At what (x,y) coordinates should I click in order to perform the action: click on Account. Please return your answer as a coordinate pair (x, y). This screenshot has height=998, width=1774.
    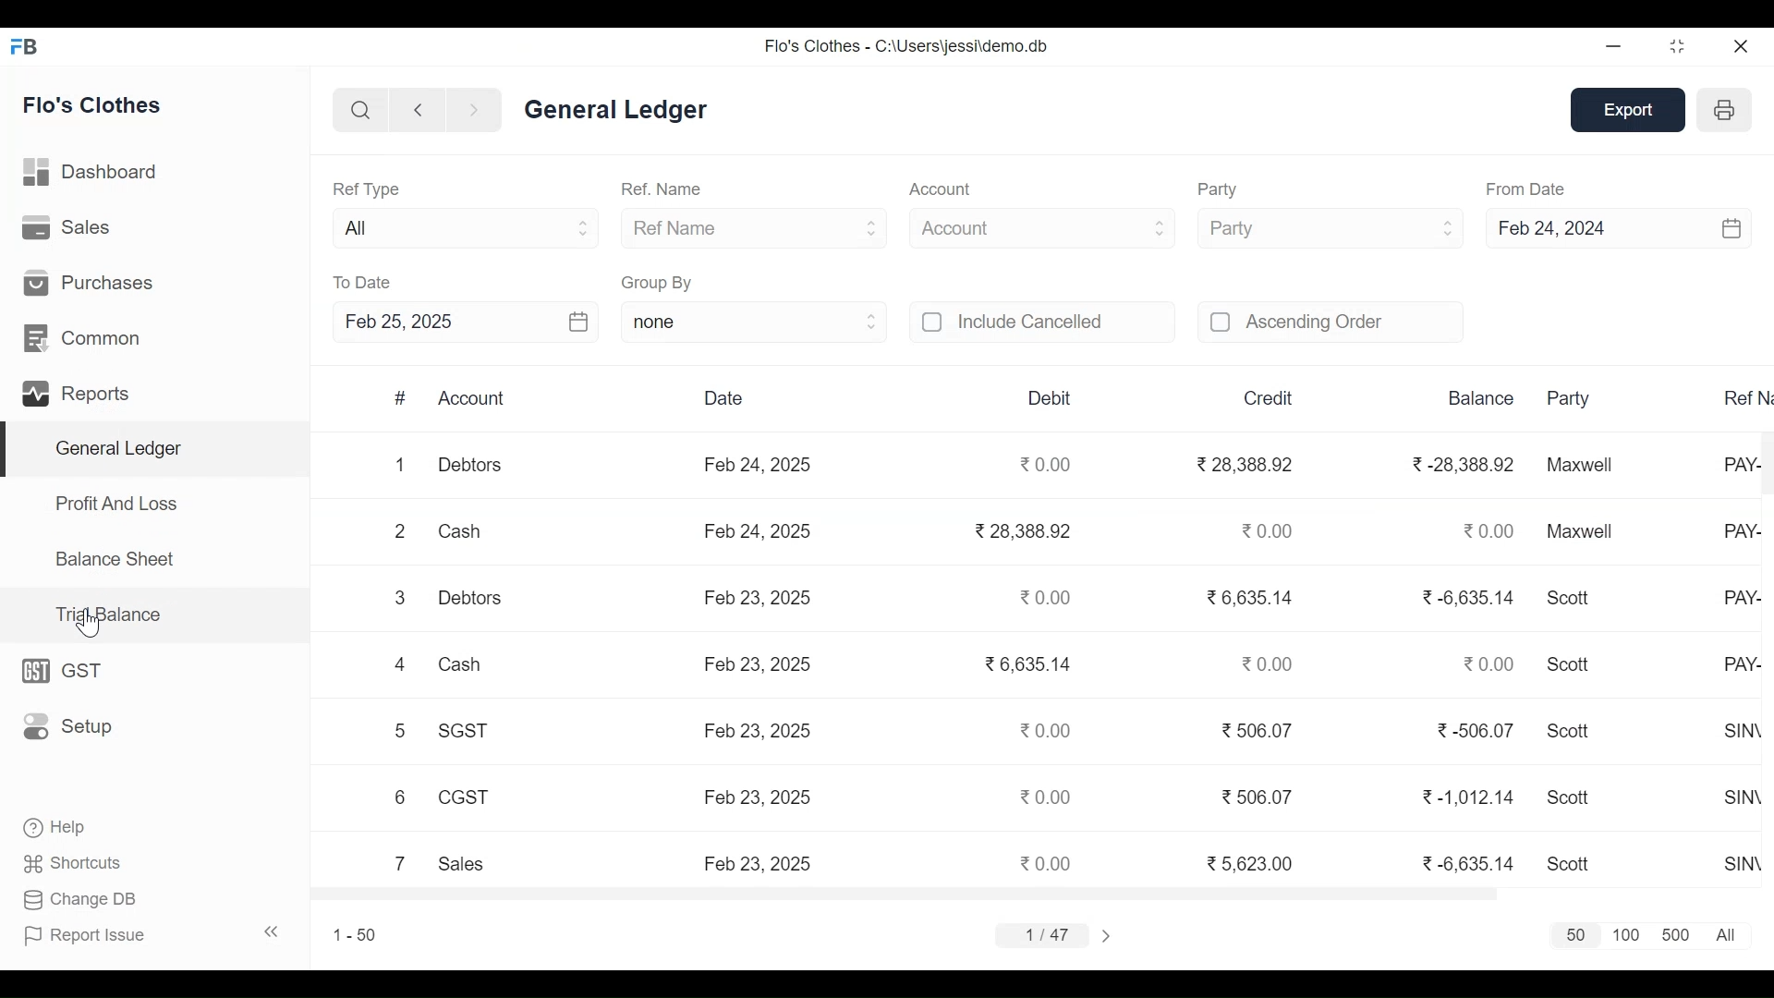
    Looking at the image, I should click on (1043, 229).